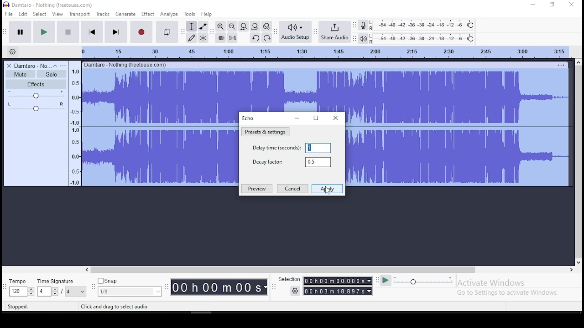 This screenshot has width=584, height=328. Describe the element at coordinates (19, 307) in the screenshot. I see `Stopped.` at that location.